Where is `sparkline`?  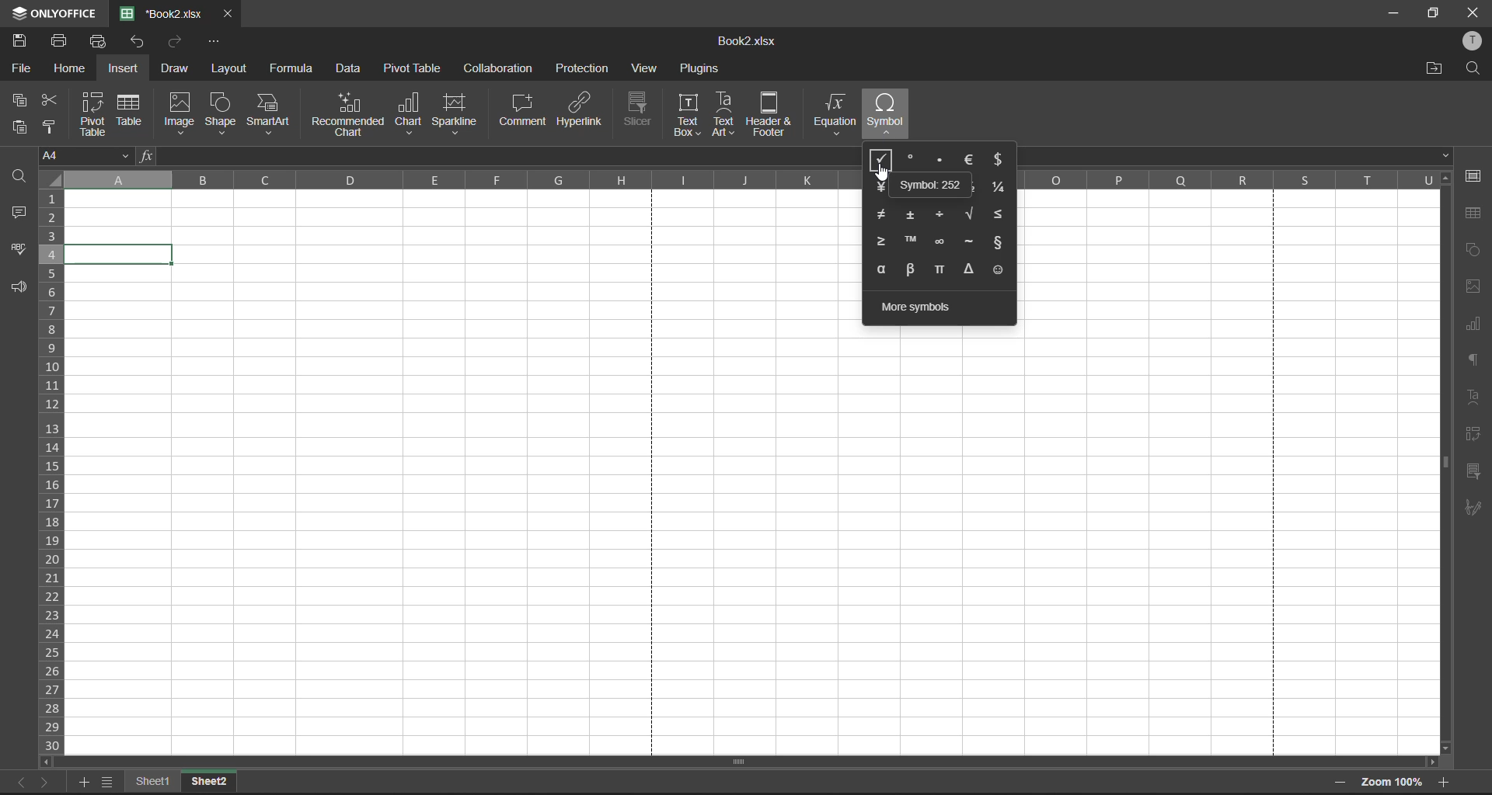
sparkline is located at coordinates (452, 113).